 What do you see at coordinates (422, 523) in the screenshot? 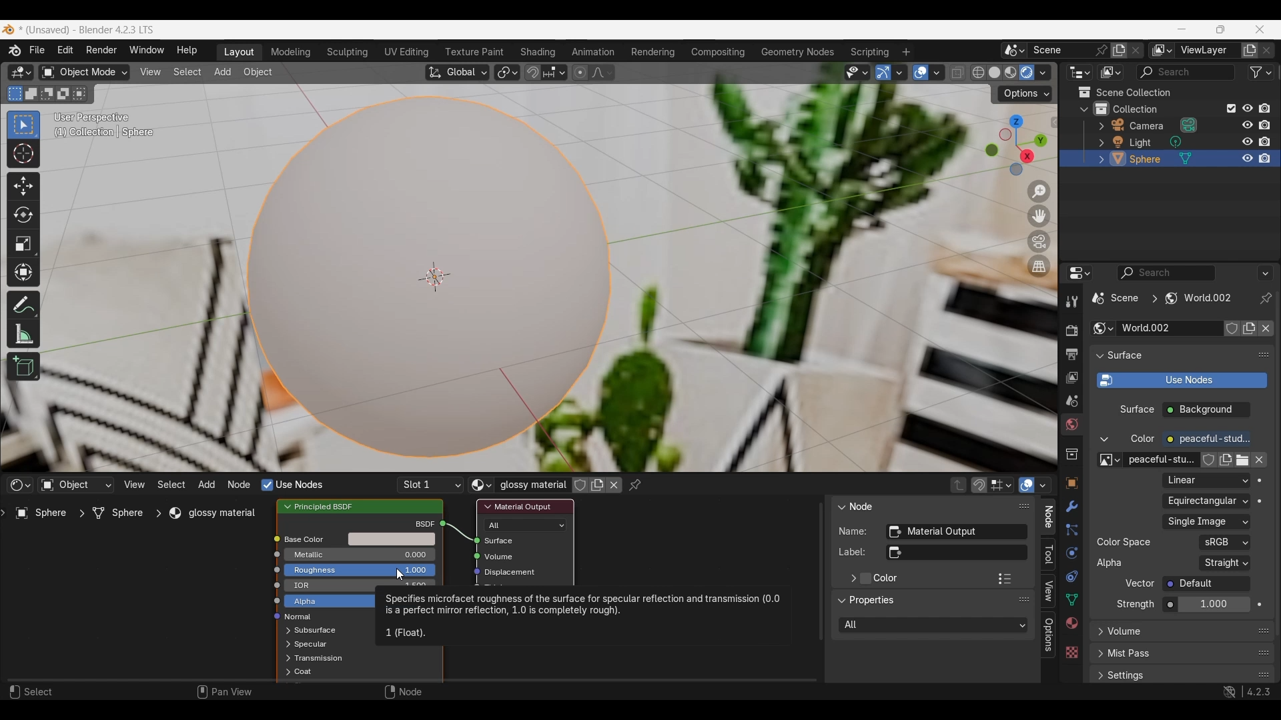
I see `bscf` at bounding box center [422, 523].